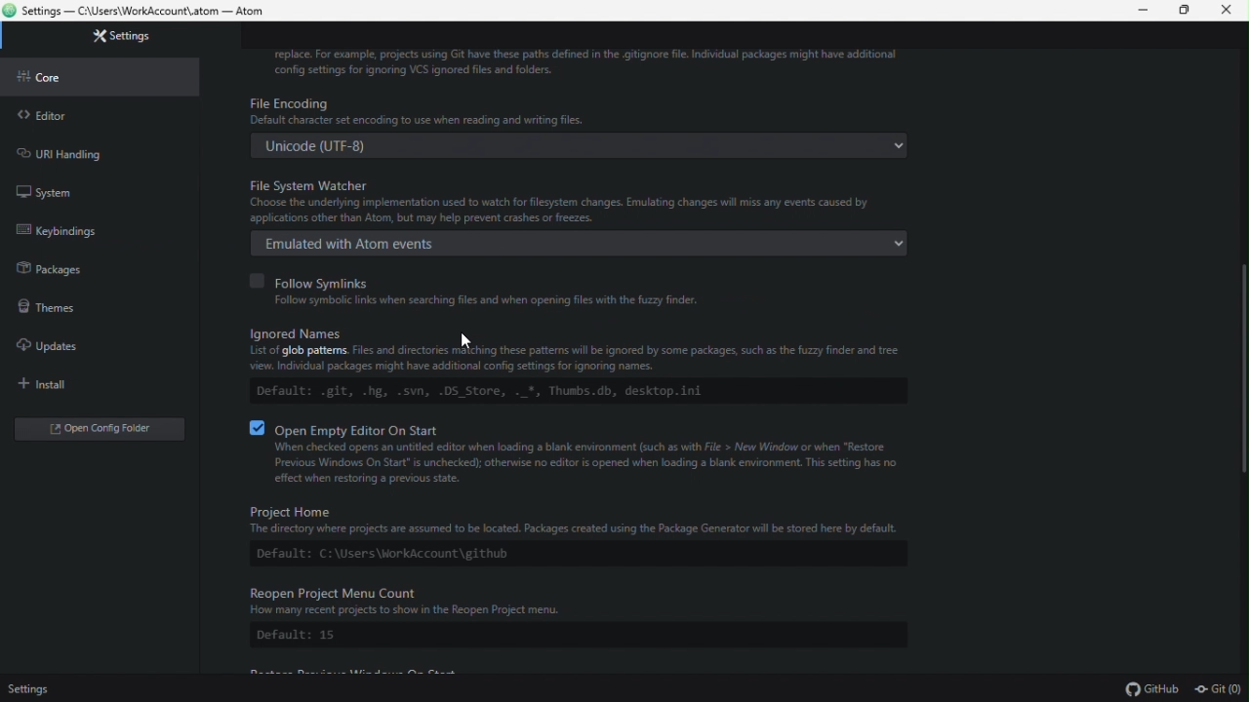 This screenshot has height=702, width=1249. Describe the element at coordinates (581, 200) in the screenshot. I see `File System Watcher Choose the underlying implementation used to watch for file system changes. Emulating changes will miss any events caused by applications other than Atom, but may help prevent crashes or freezes.` at that location.